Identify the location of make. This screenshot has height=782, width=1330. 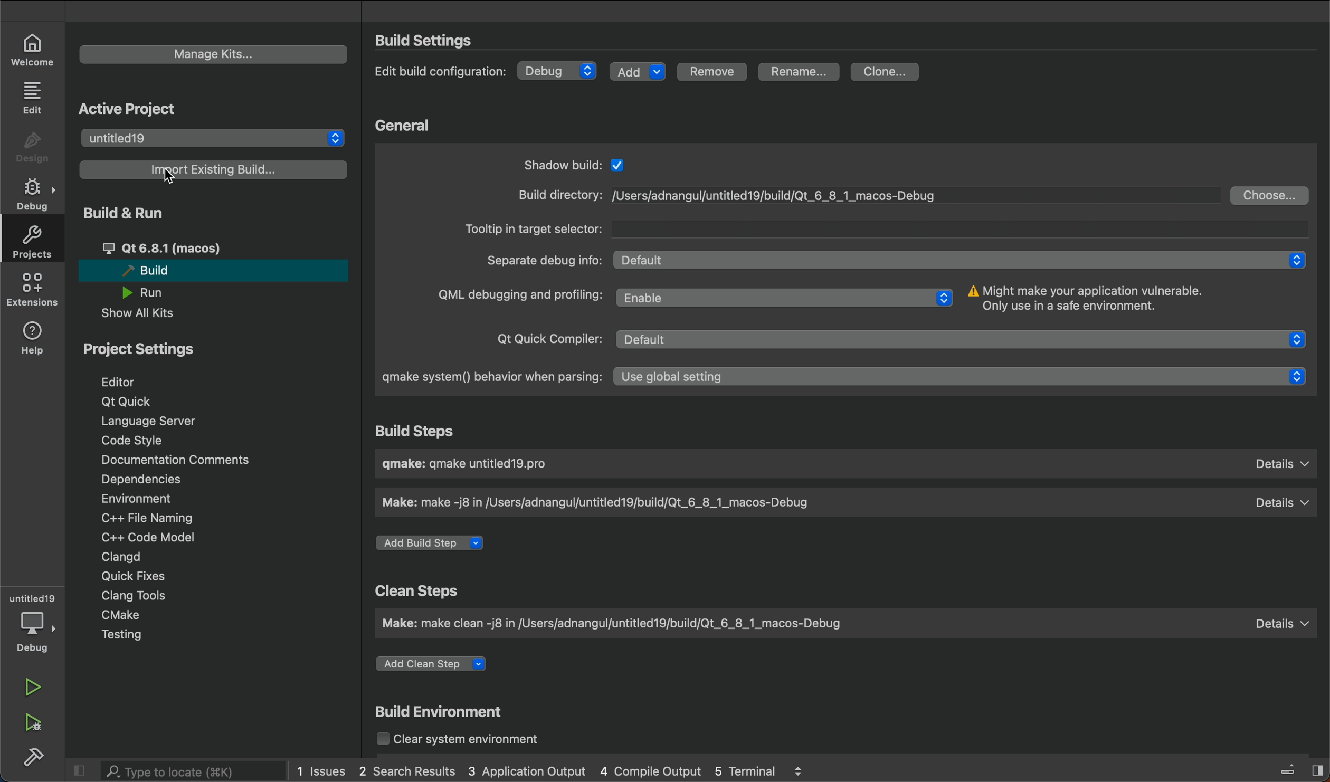
(842, 623).